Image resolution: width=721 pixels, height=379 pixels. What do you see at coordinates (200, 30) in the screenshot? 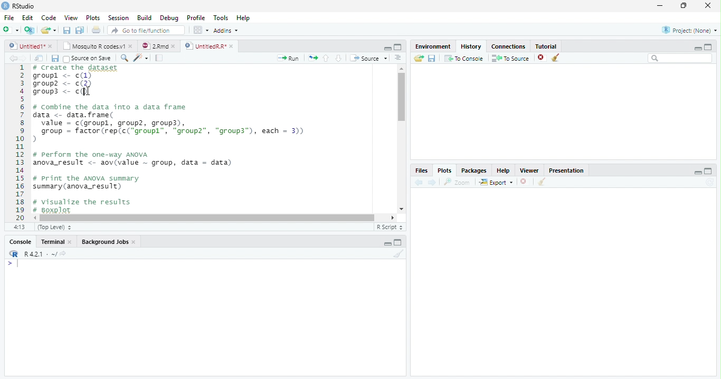
I see `Workspace pane` at bounding box center [200, 30].